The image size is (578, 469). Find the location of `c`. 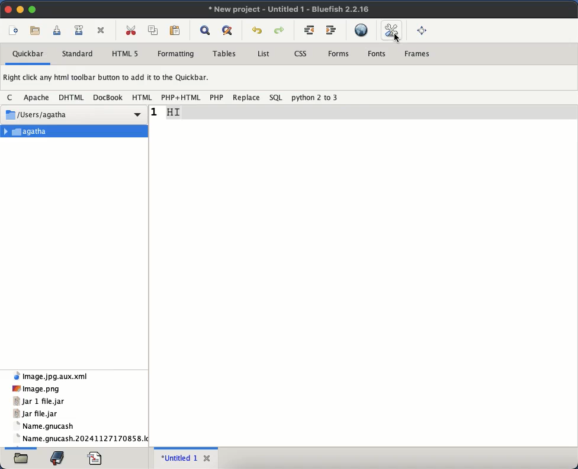

c is located at coordinates (11, 98).